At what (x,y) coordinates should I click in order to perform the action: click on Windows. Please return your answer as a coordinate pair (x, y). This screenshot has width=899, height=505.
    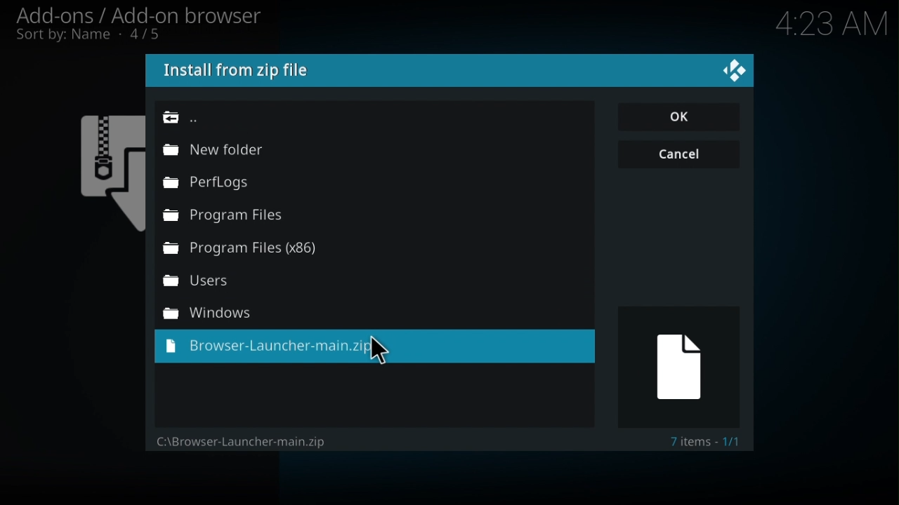
    Looking at the image, I should click on (213, 315).